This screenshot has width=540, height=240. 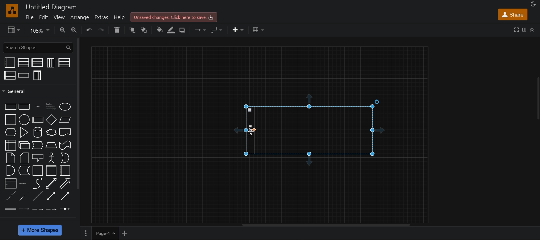 I want to click on view, so click(x=12, y=30).